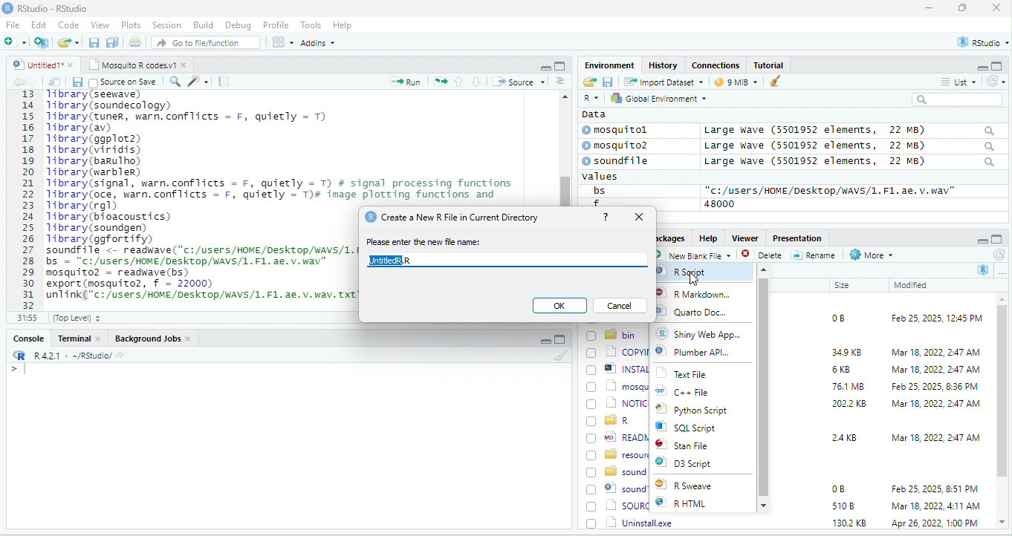 Image resolution: width=1012 pixels, height=536 pixels. What do you see at coordinates (224, 81) in the screenshot?
I see `note` at bounding box center [224, 81].